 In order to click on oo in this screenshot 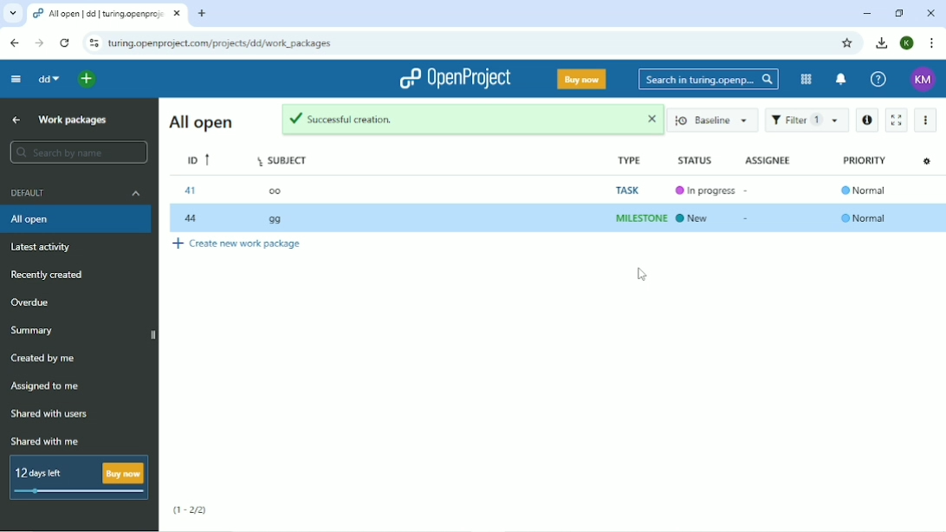, I will do `click(275, 192)`.